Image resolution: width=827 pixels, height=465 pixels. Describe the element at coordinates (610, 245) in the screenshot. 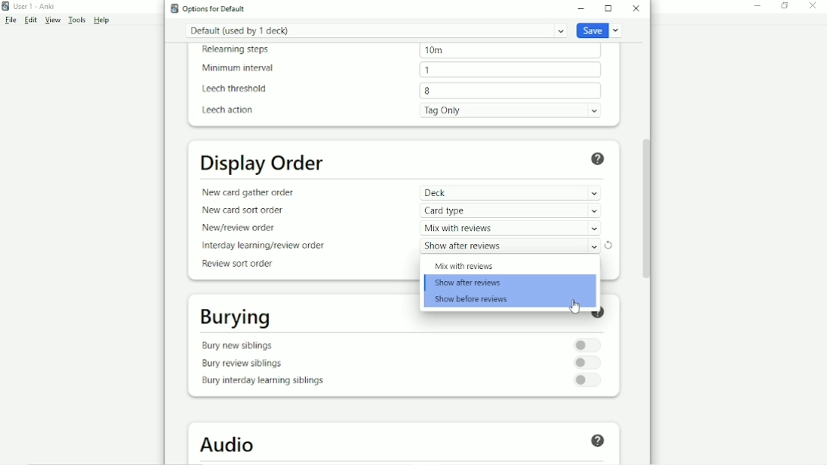

I see `Refresh` at that location.